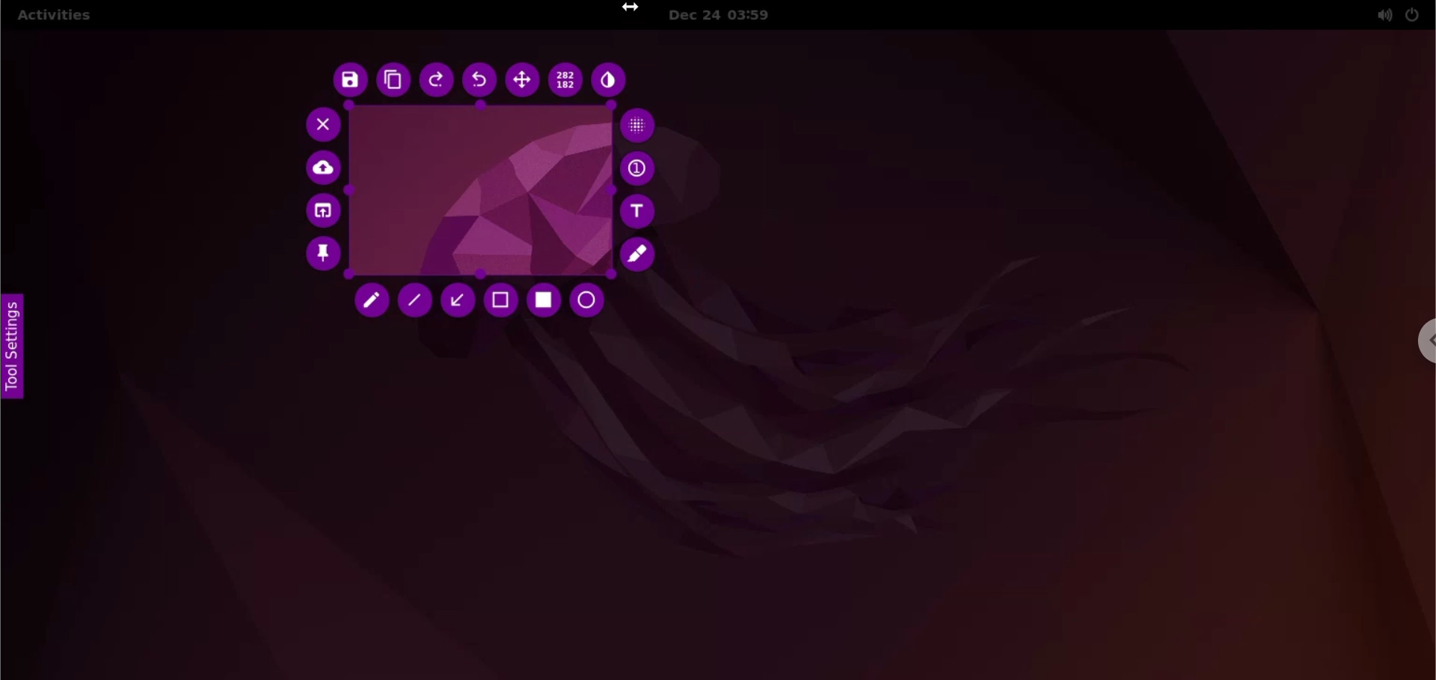 This screenshot has height=680, width=1436. What do you see at coordinates (544, 305) in the screenshot?
I see `rectangle` at bounding box center [544, 305].